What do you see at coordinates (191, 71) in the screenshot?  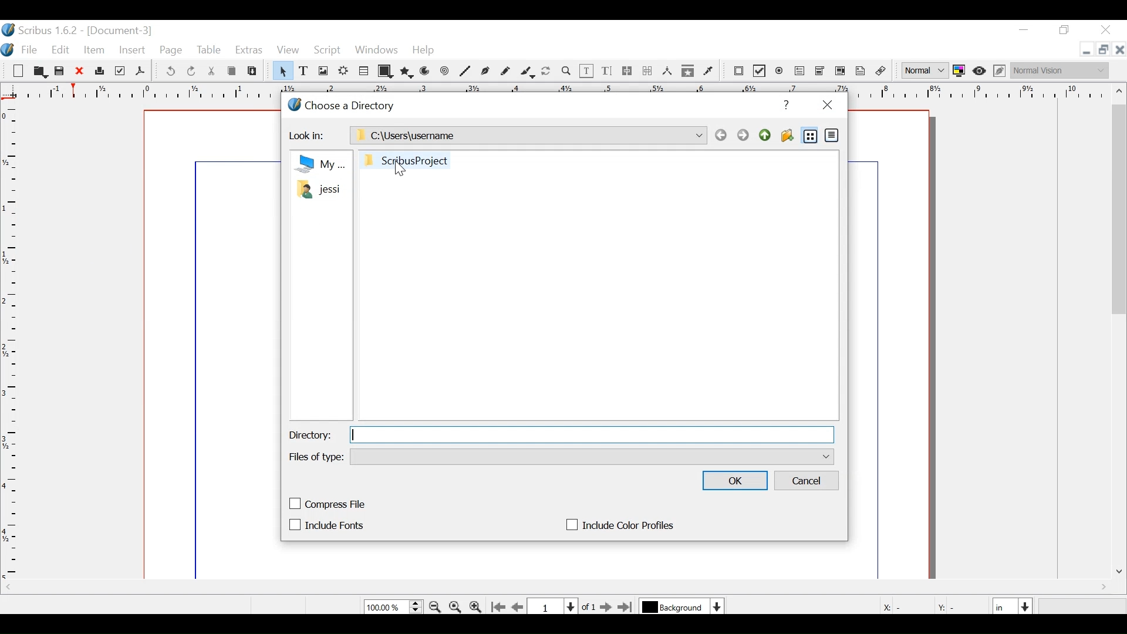 I see `Redo` at bounding box center [191, 71].